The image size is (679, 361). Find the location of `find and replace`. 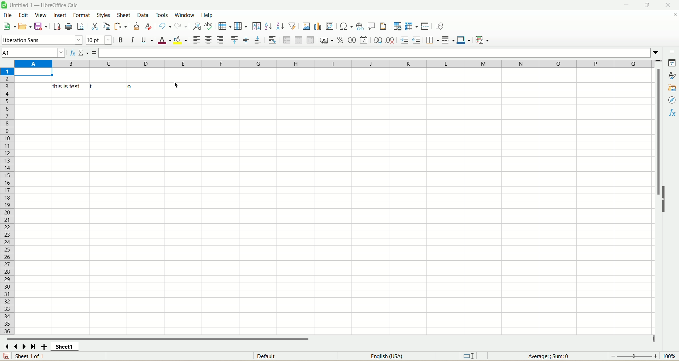

find and replace is located at coordinates (196, 26).